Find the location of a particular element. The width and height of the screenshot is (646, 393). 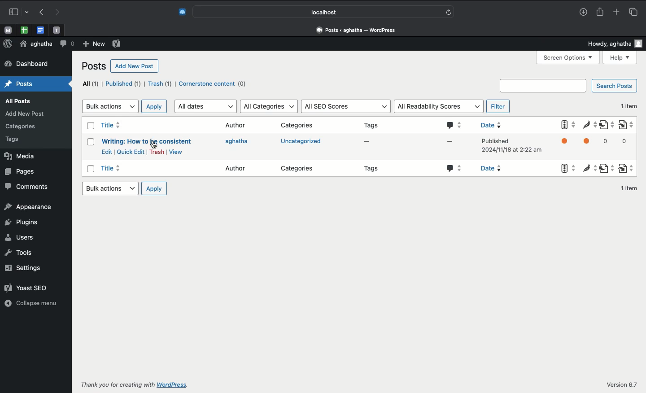

Yoast SEO is located at coordinates (117, 44).